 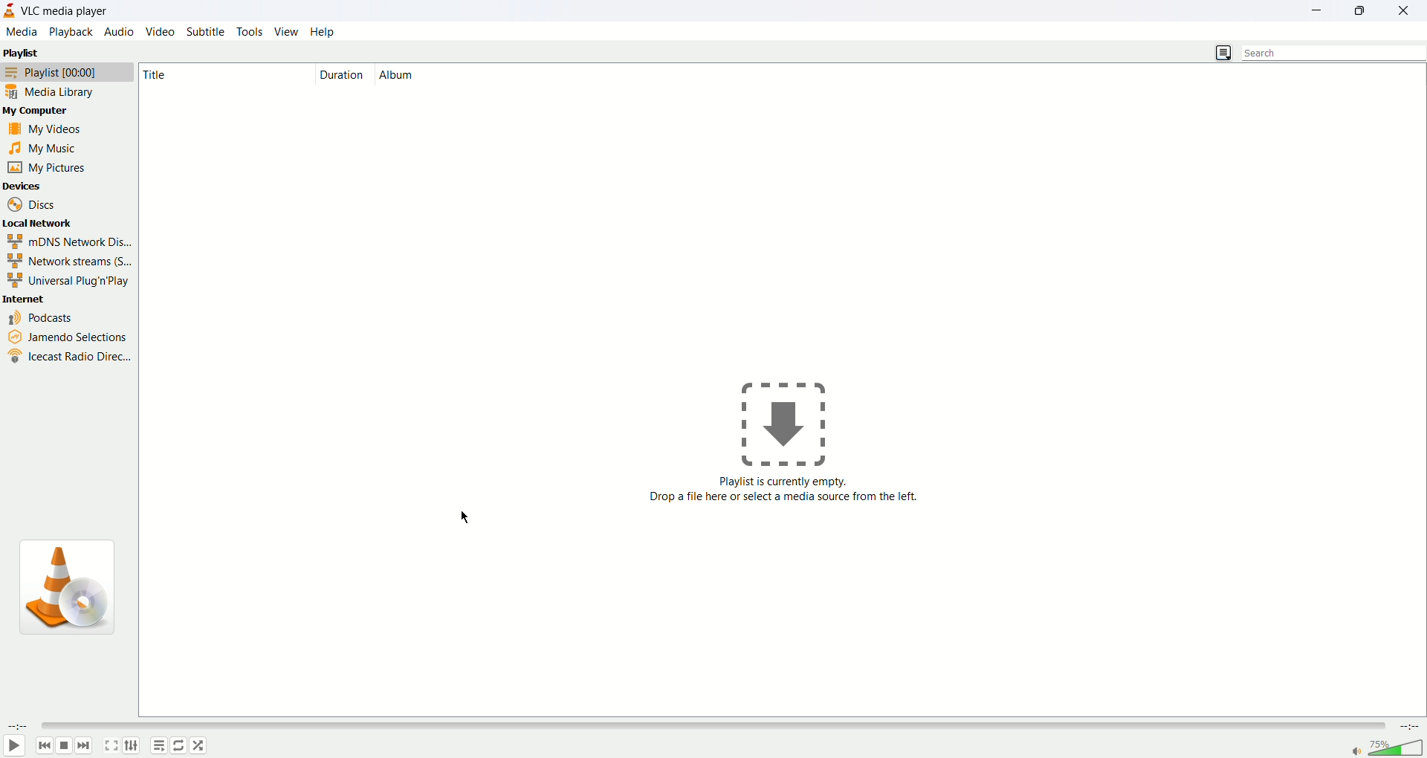 What do you see at coordinates (1397, 748) in the screenshot?
I see `volume bar` at bounding box center [1397, 748].